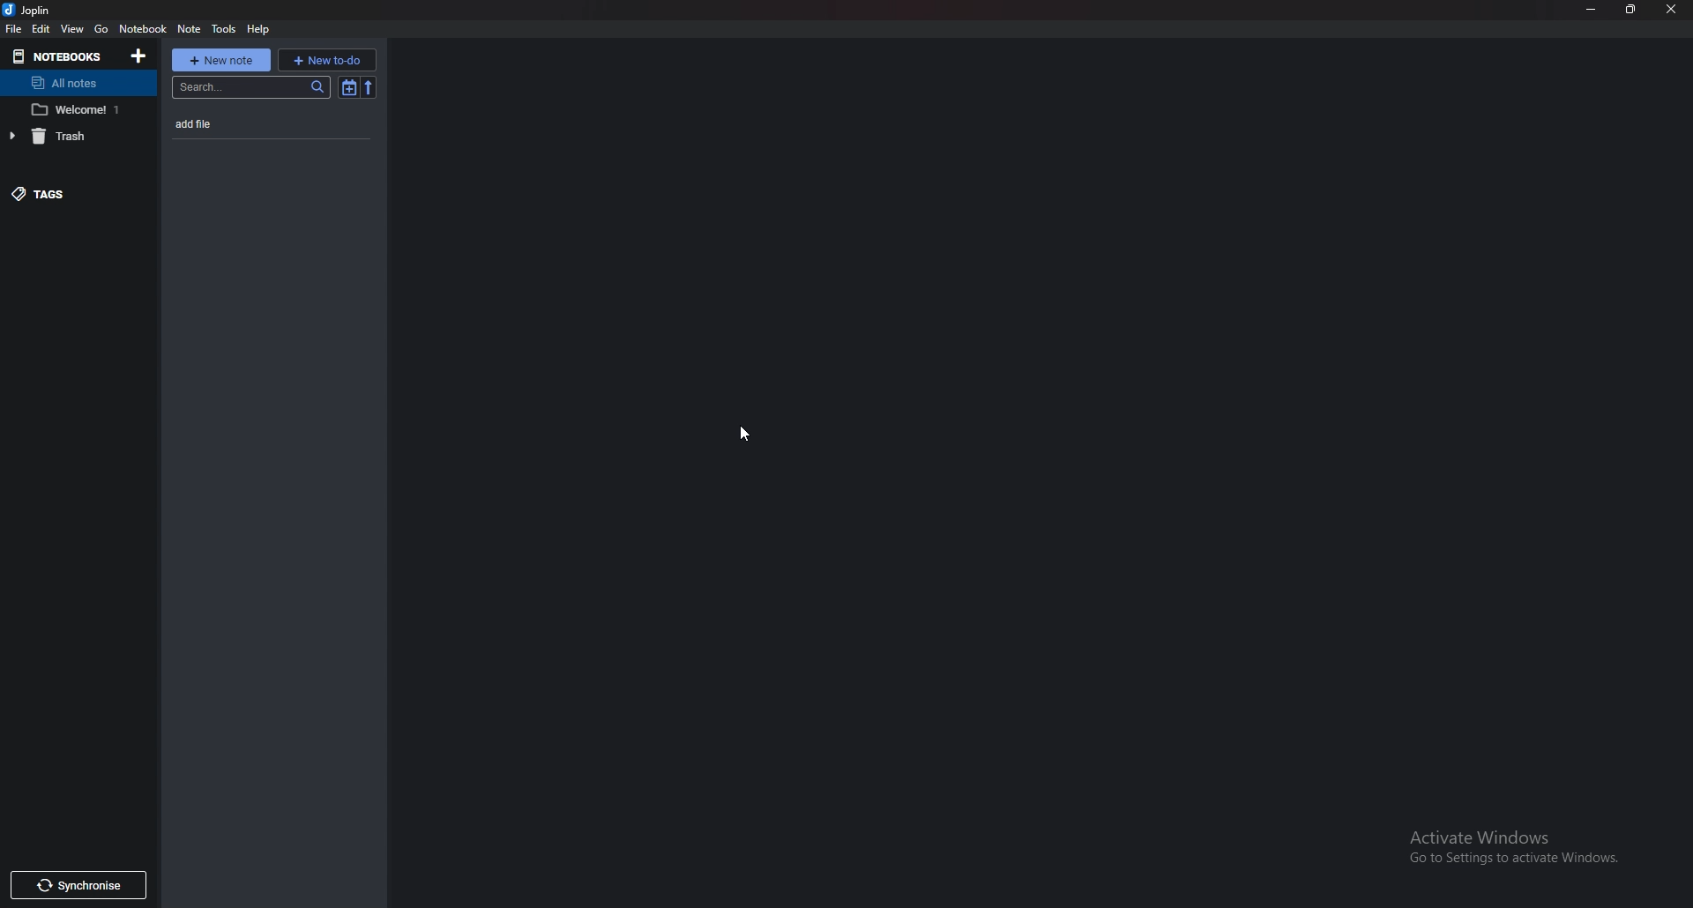  I want to click on New to do, so click(328, 59).